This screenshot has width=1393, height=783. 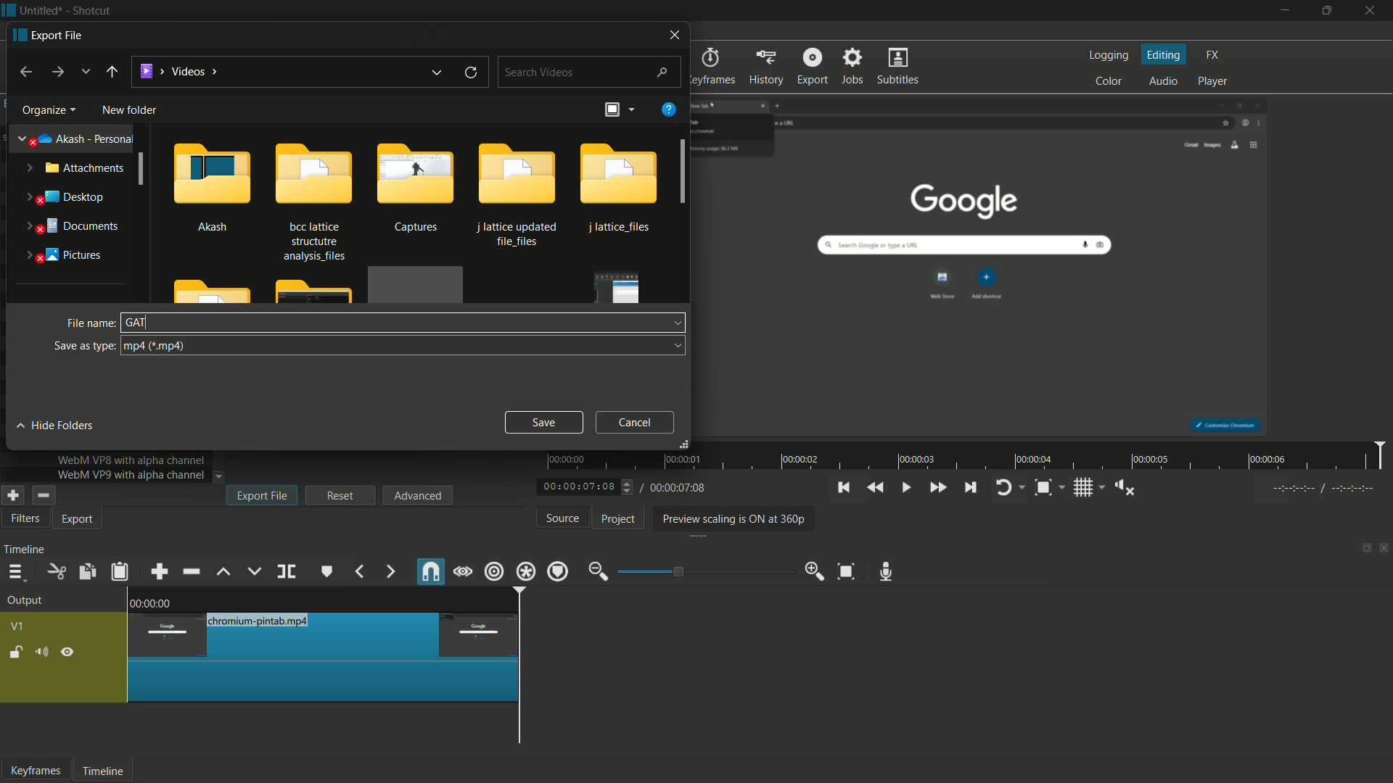 What do you see at coordinates (193, 571) in the screenshot?
I see `ripple delete` at bounding box center [193, 571].